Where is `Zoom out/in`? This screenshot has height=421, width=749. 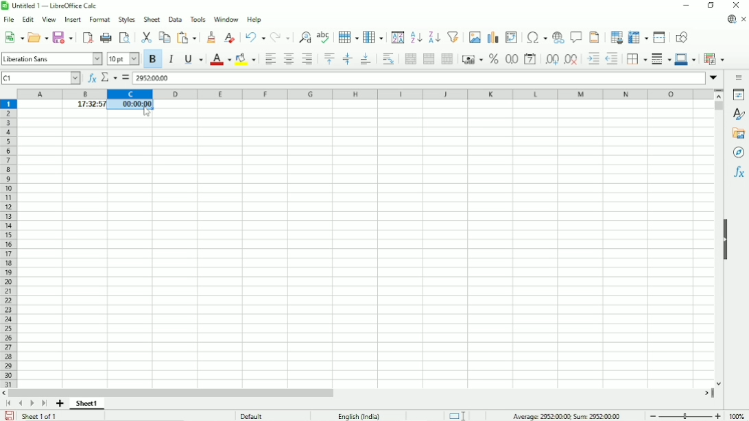
Zoom out/in is located at coordinates (685, 415).